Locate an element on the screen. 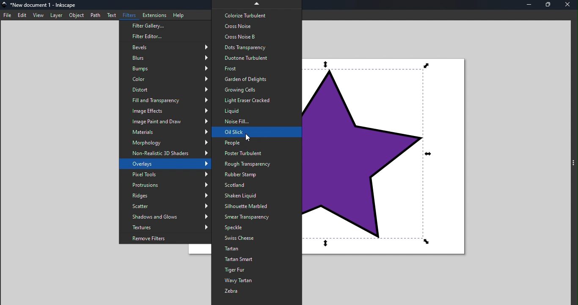 This screenshot has width=578, height=305. Image effect is located at coordinates (164, 111).